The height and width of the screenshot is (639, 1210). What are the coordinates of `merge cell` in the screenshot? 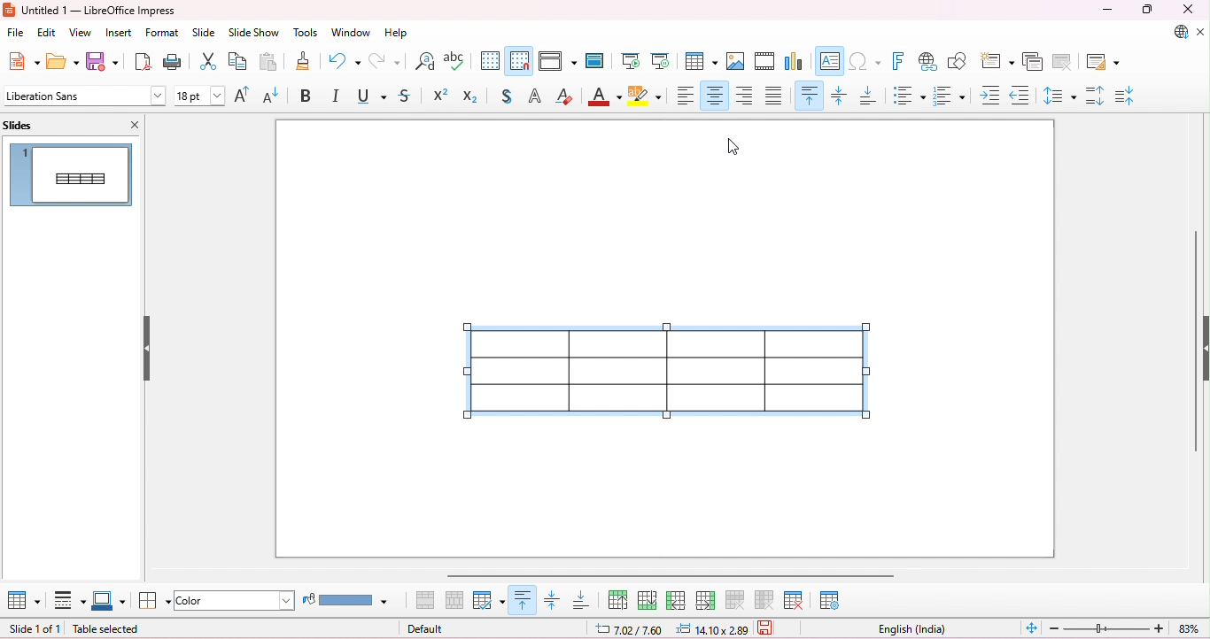 It's located at (427, 600).